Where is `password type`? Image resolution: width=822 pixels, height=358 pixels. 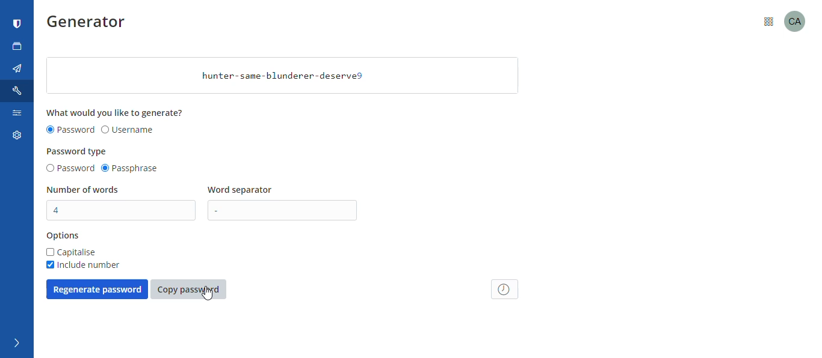
password type is located at coordinates (78, 151).